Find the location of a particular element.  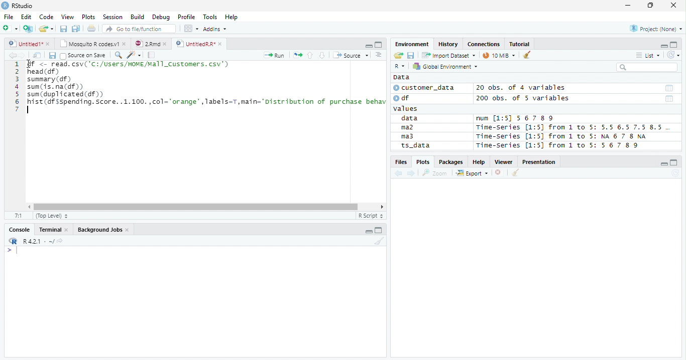

ma3 is located at coordinates (410, 136).